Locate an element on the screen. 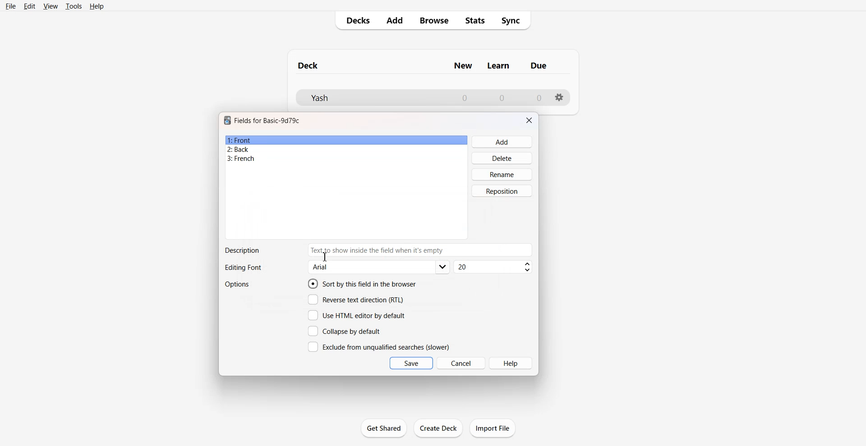 The height and width of the screenshot is (446, 866). Tools is located at coordinates (74, 6).